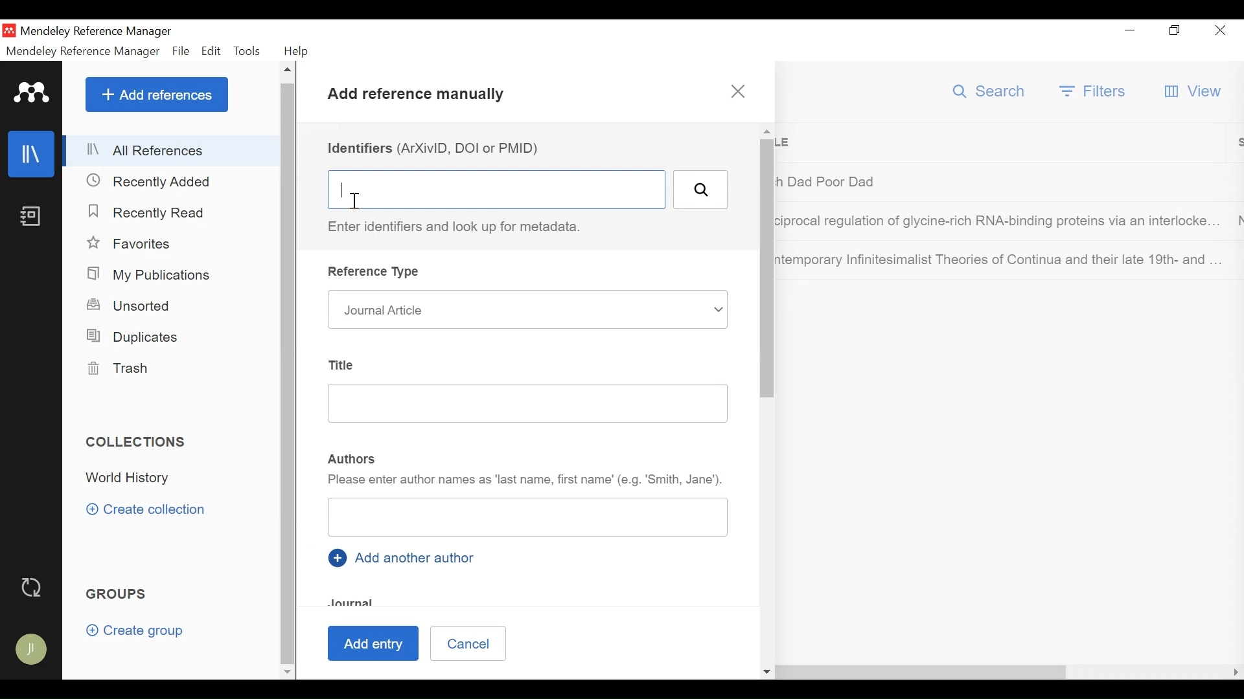 The image size is (1244, 699). Describe the element at coordinates (989, 91) in the screenshot. I see `Search` at that location.